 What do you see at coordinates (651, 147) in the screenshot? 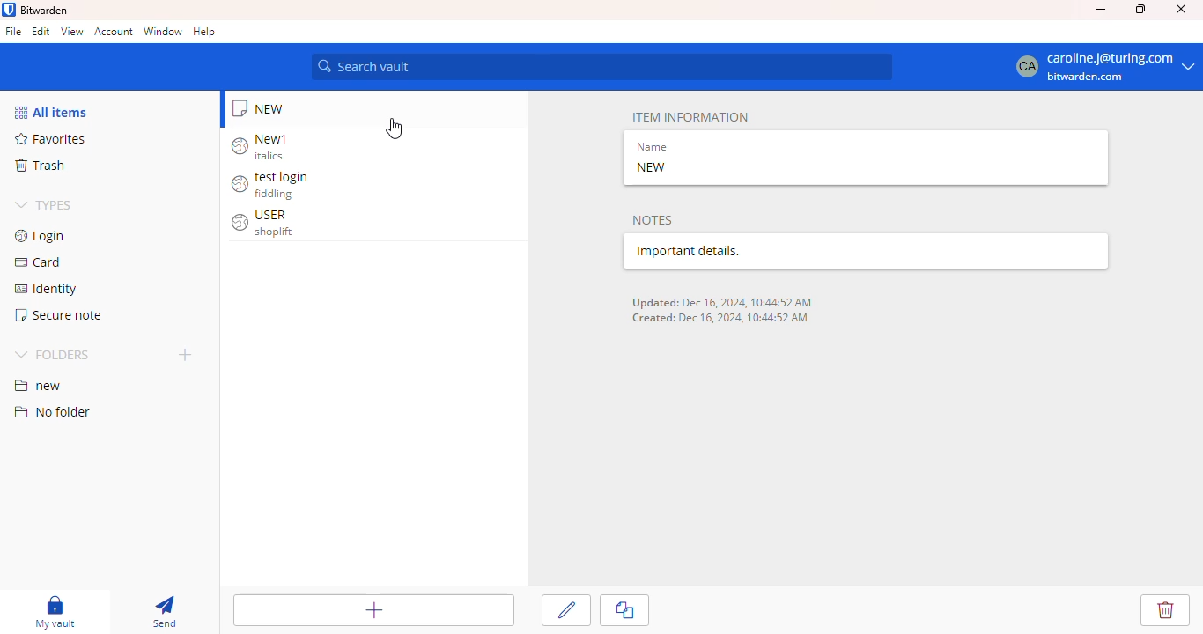
I see `name` at bounding box center [651, 147].